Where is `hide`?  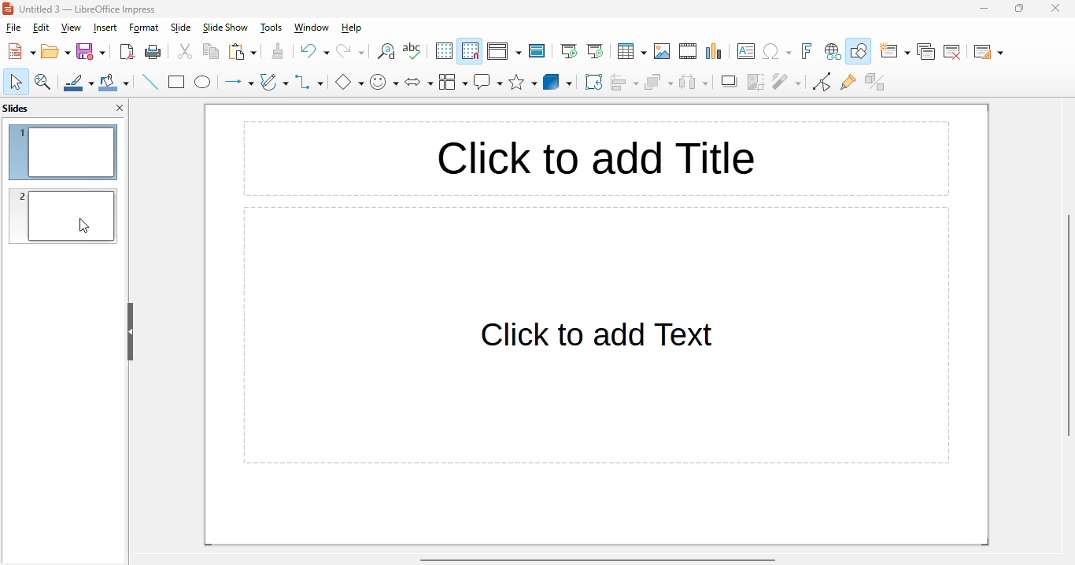 hide is located at coordinates (129, 332).